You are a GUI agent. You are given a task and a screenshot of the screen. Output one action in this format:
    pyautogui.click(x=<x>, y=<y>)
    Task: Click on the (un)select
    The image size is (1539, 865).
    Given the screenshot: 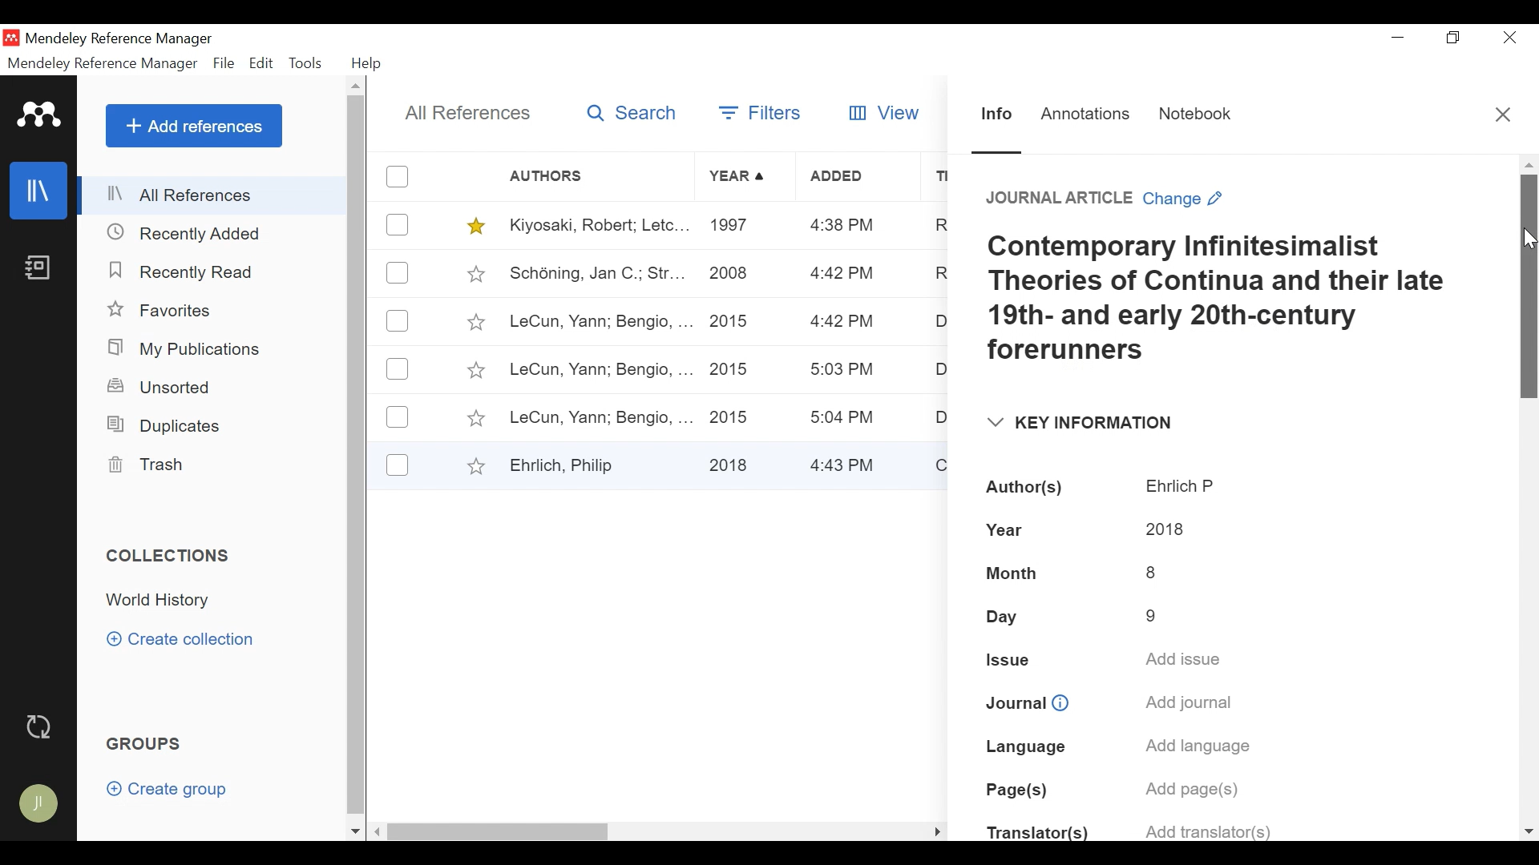 What is the action you would take?
    pyautogui.click(x=398, y=369)
    